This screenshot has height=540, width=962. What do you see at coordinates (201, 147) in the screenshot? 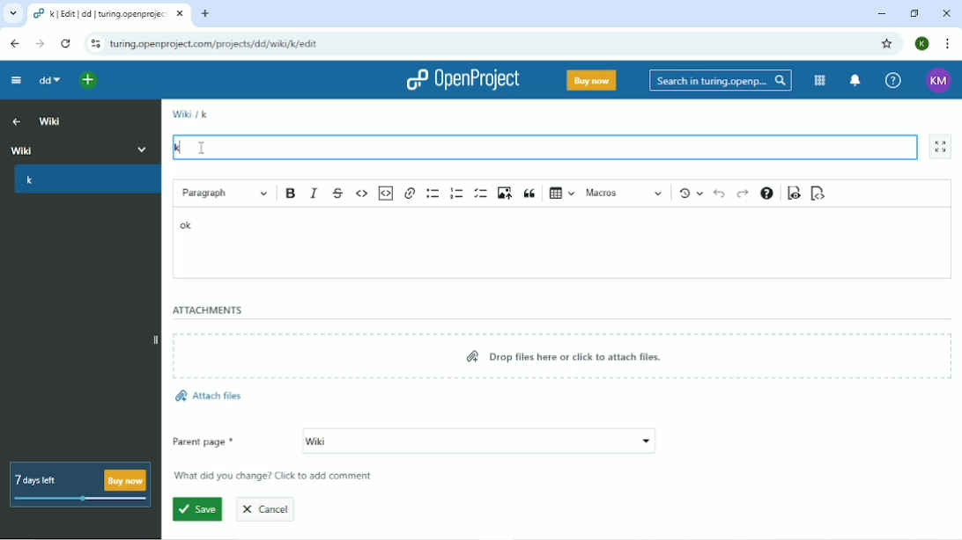
I see `Cursor` at bounding box center [201, 147].